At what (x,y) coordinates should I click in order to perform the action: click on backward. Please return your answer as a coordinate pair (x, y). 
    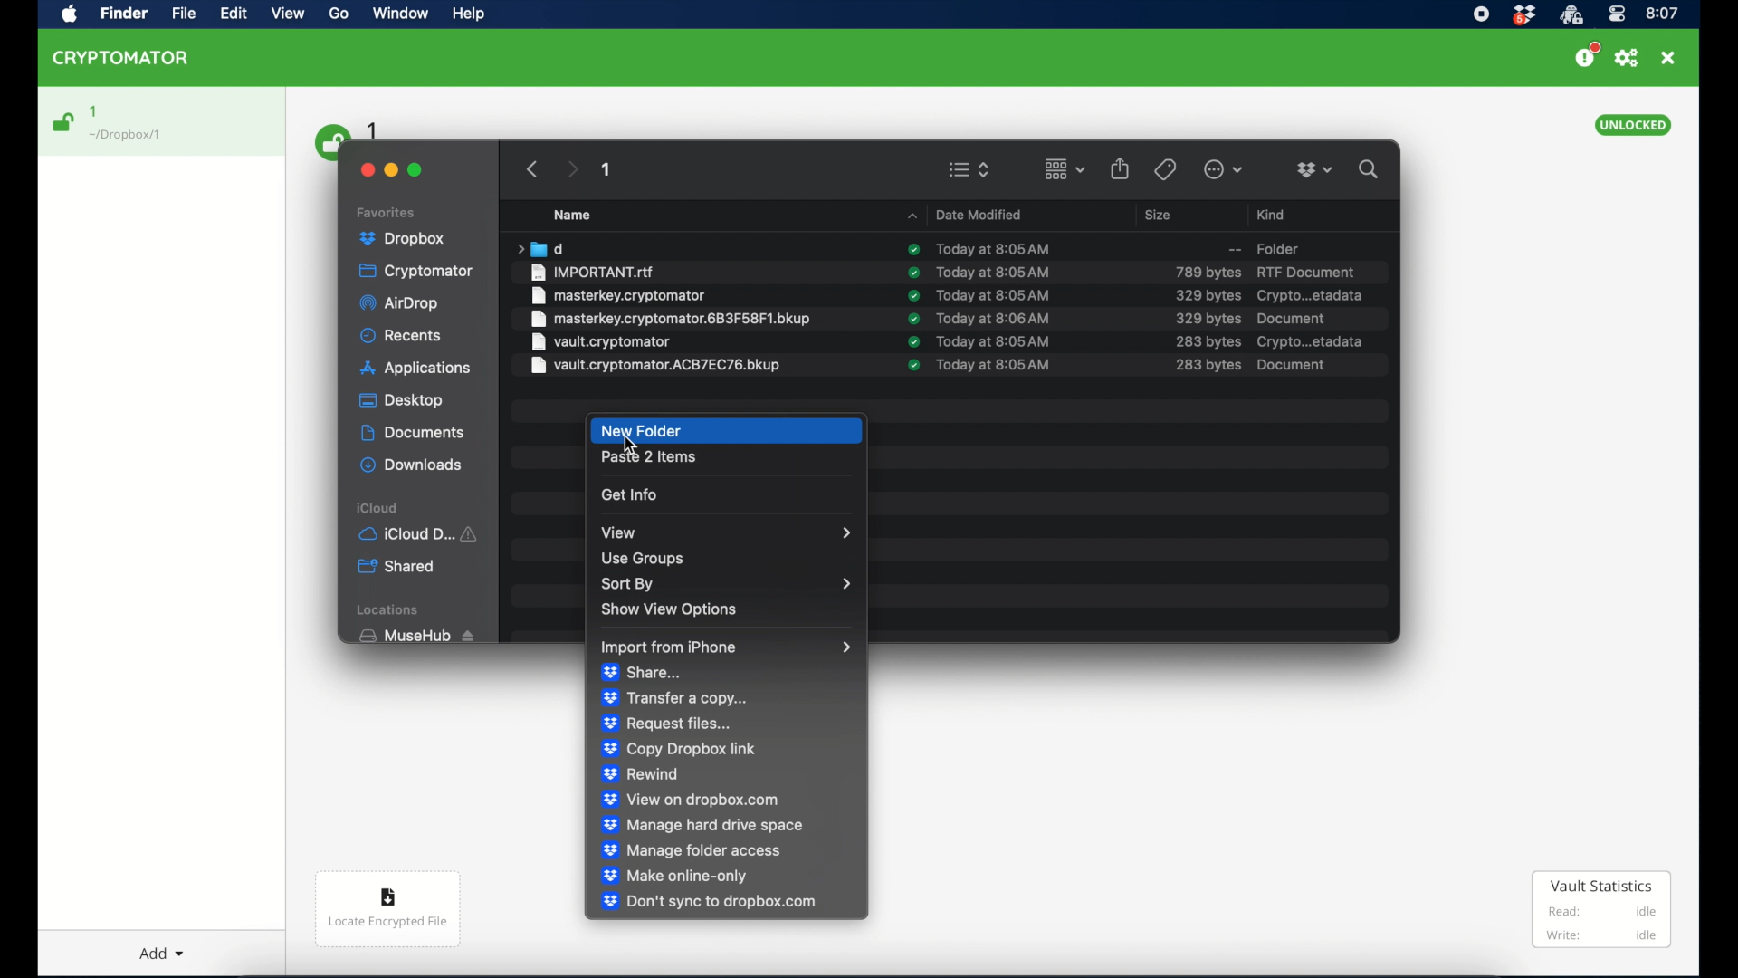
    Looking at the image, I should click on (529, 168).